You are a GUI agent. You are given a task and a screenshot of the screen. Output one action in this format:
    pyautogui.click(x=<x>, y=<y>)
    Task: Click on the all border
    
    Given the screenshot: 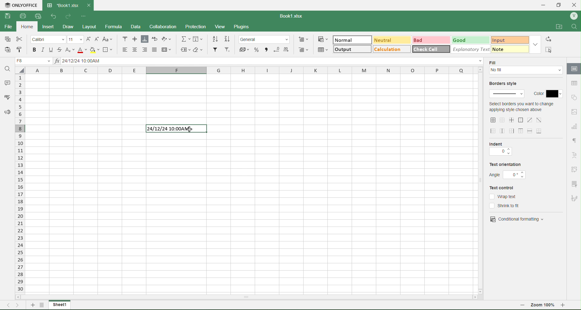 What is the action you would take?
    pyautogui.click(x=493, y=120)
    